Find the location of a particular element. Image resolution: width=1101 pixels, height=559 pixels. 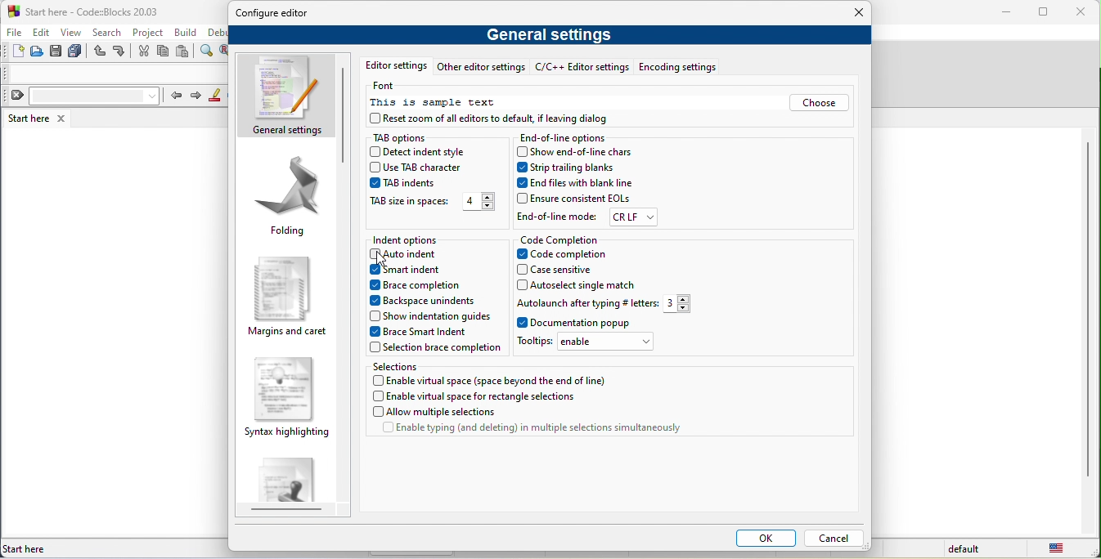

clear is located at coordinates (81, 97).